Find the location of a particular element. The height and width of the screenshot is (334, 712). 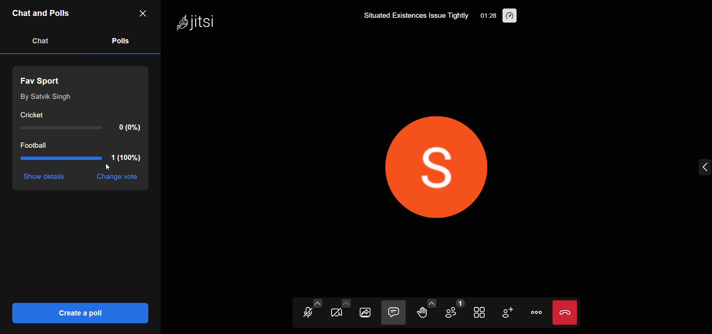

leave meeting is located at coordinates (567, 312).